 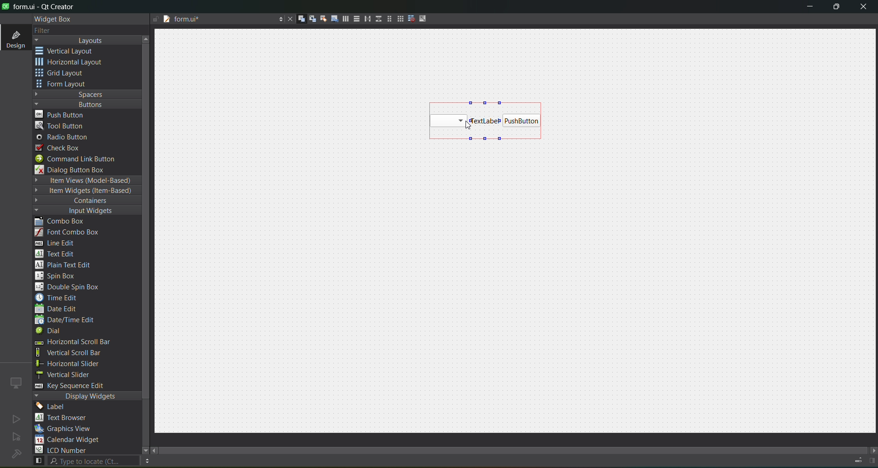 What do you see at coordinates (51, 332) in the screenshot?
I see `dial` at bounding box center [51, 332].